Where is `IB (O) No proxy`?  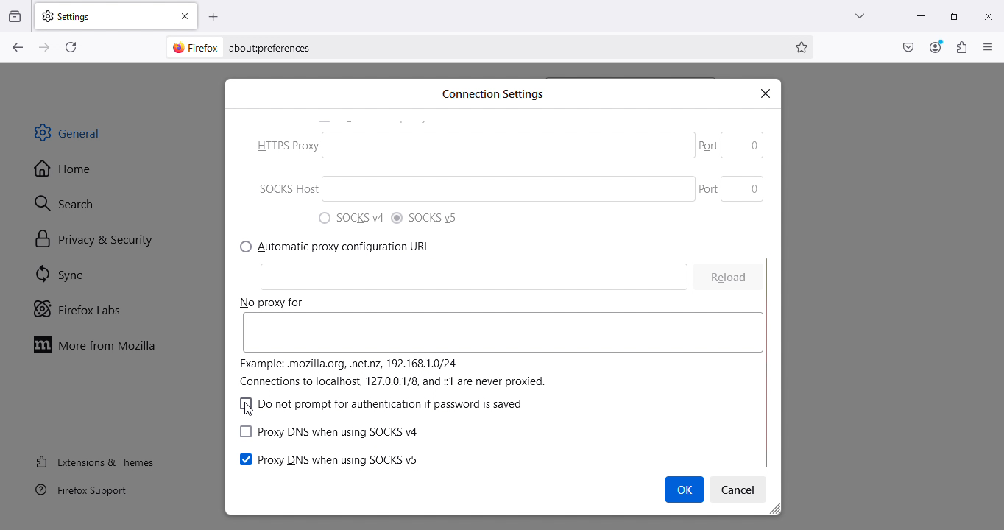
IB (O) No proxy is located at coordinates (467, 147).